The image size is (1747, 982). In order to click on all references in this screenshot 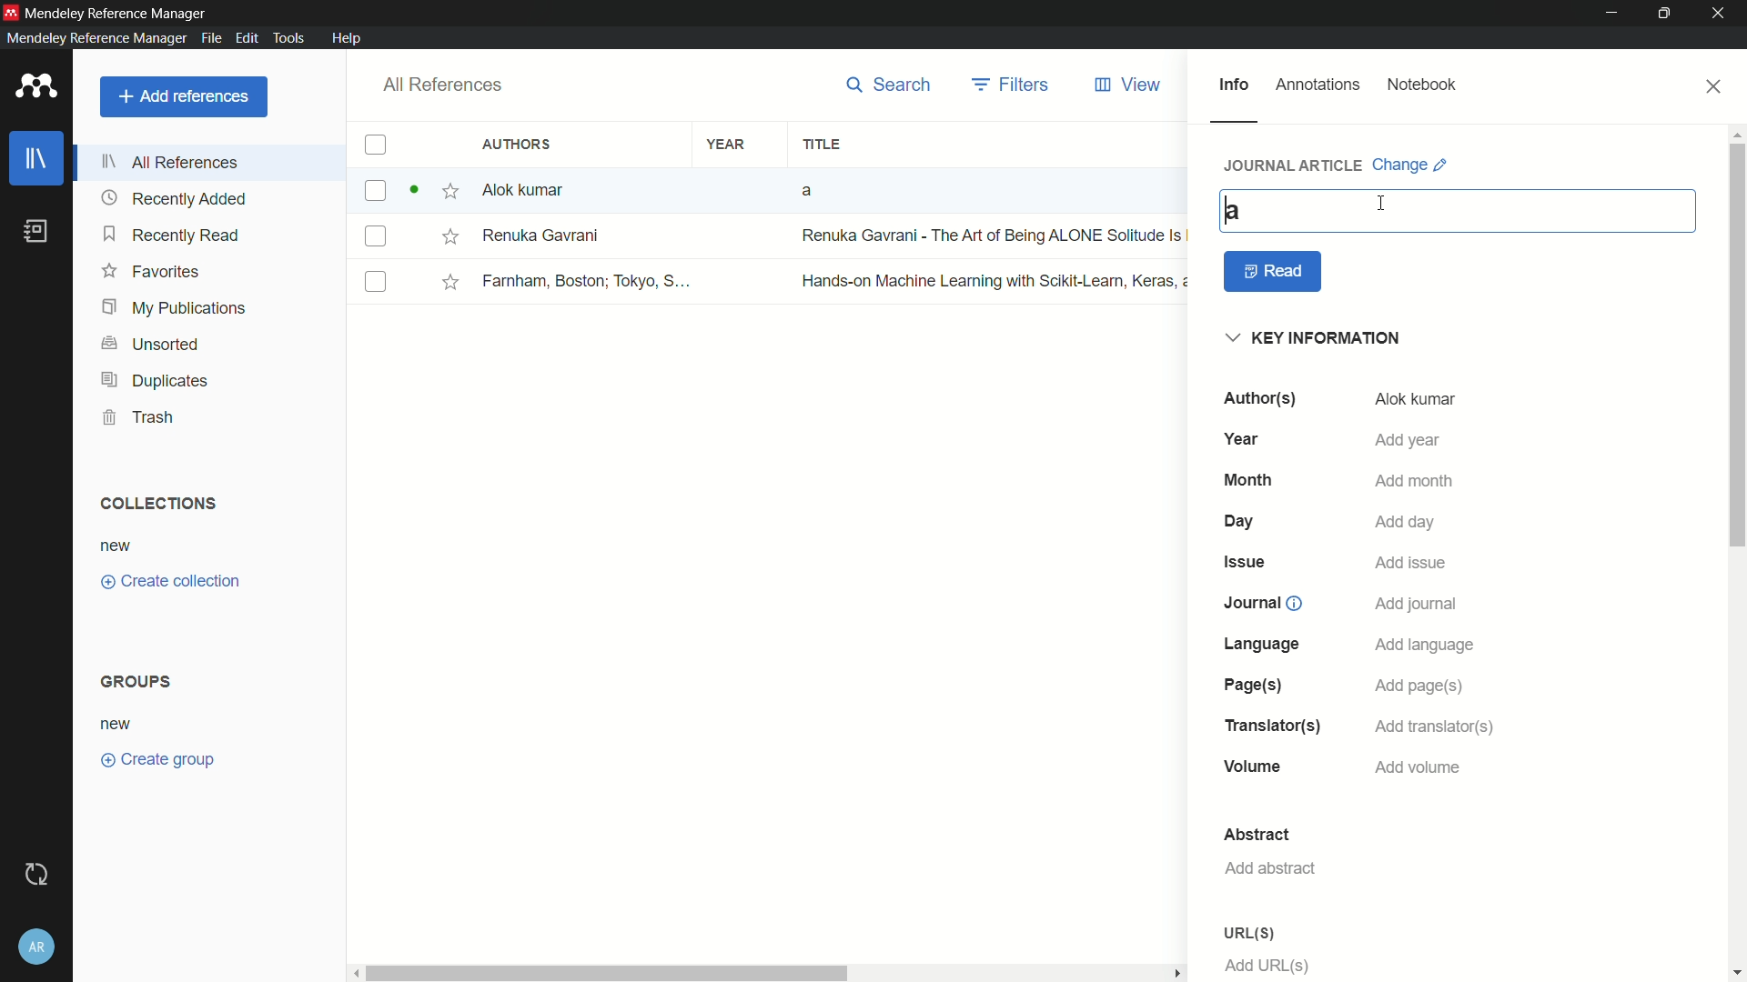, I will do `click(439, 85)`.